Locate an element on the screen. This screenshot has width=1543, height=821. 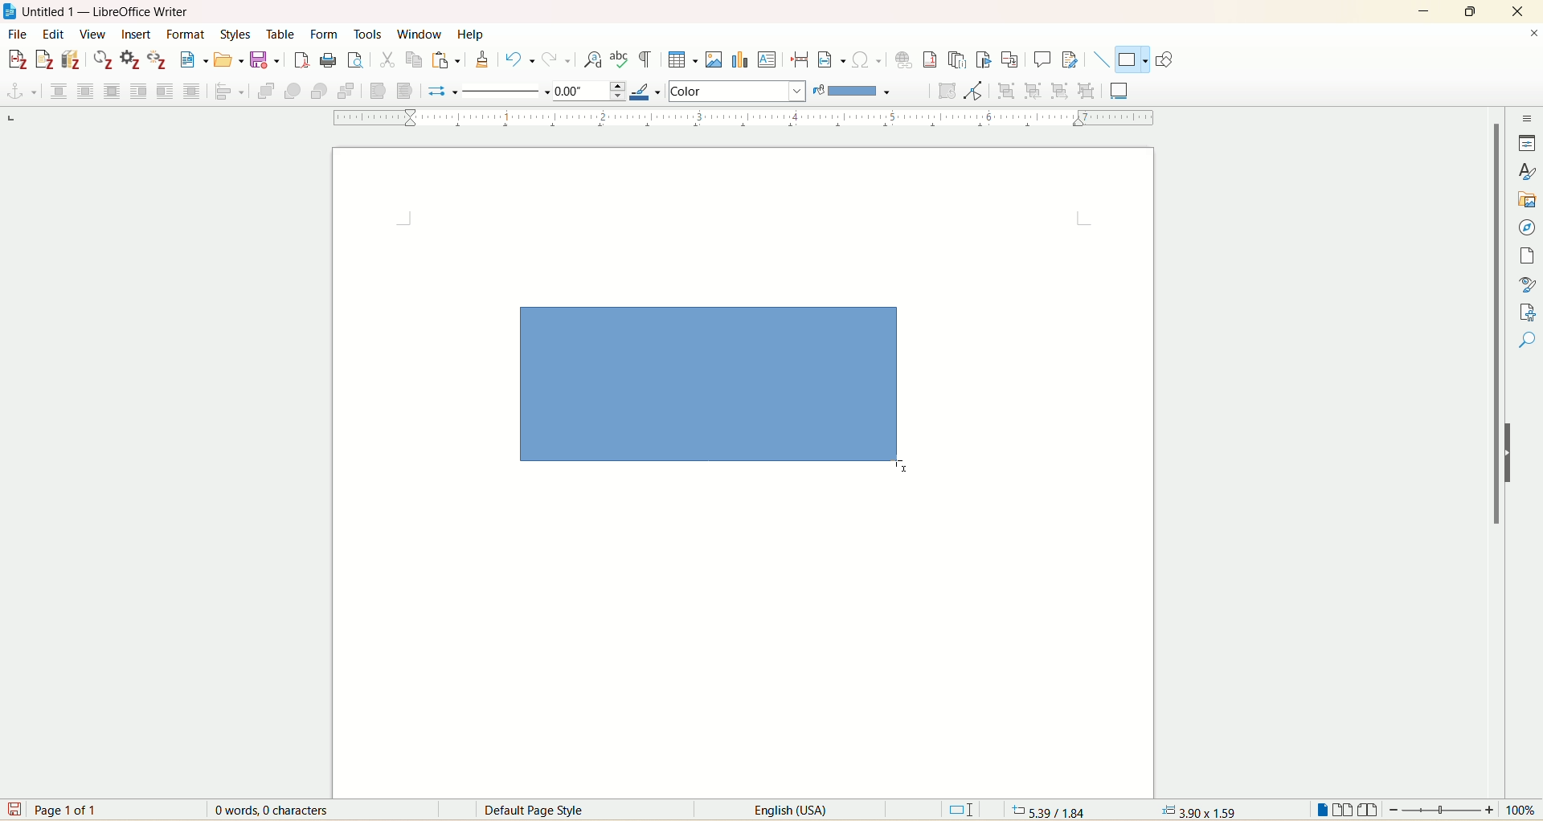
bring to front is located at coordinates (268, 91).